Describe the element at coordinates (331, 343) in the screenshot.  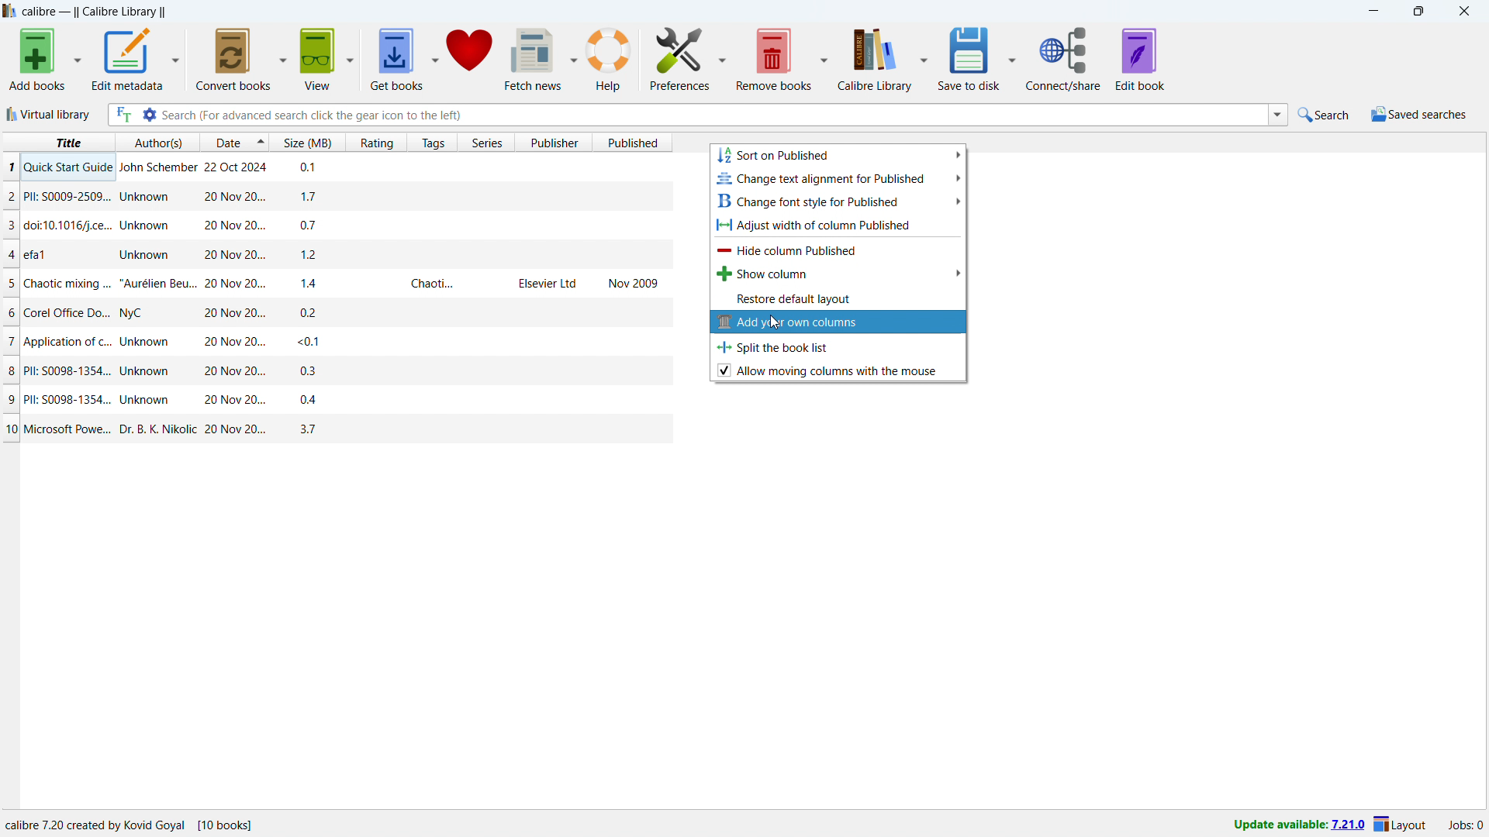
I see `7 | Application of c.. Unknown ~~ 20Nov20..  <0.1` at that location.